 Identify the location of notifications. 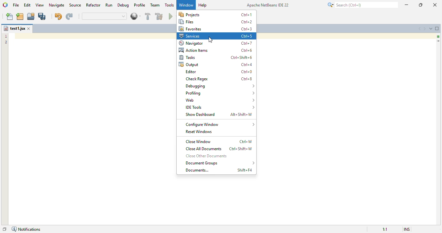
(27, 229).